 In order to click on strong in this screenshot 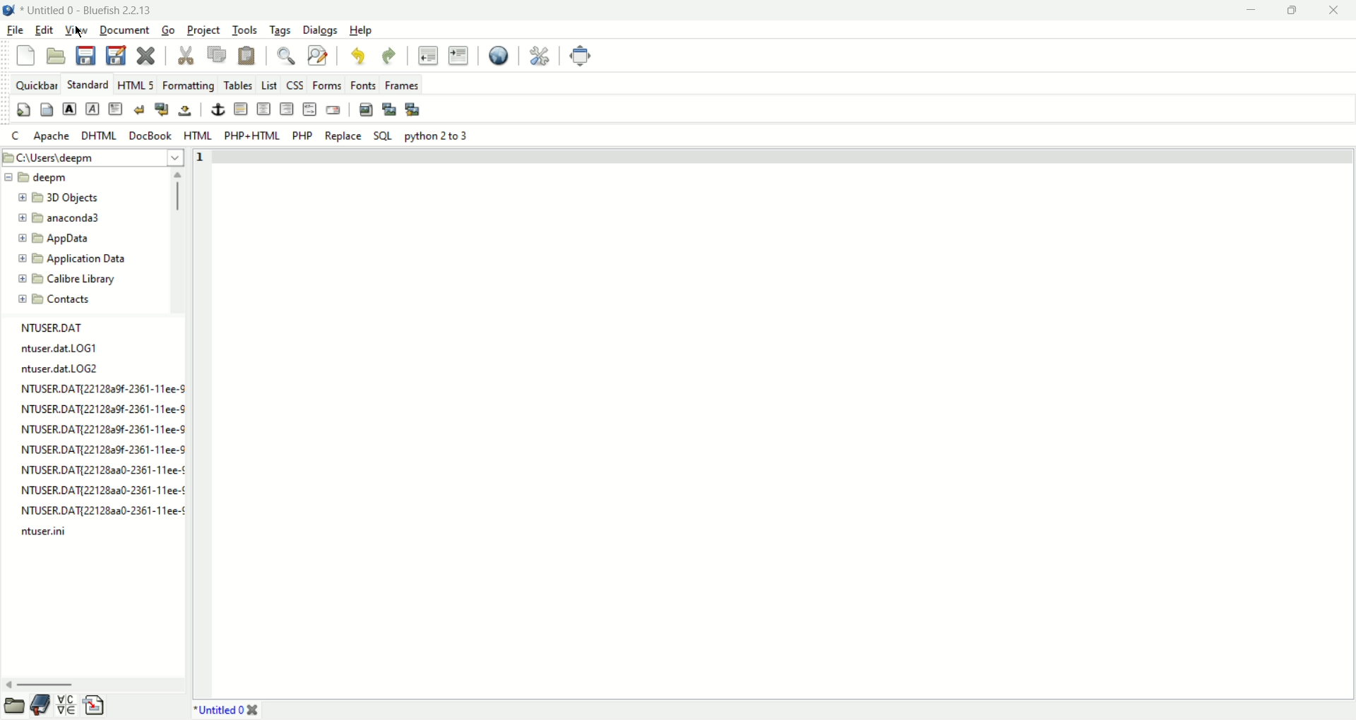, I will do `click(69, 108)`.